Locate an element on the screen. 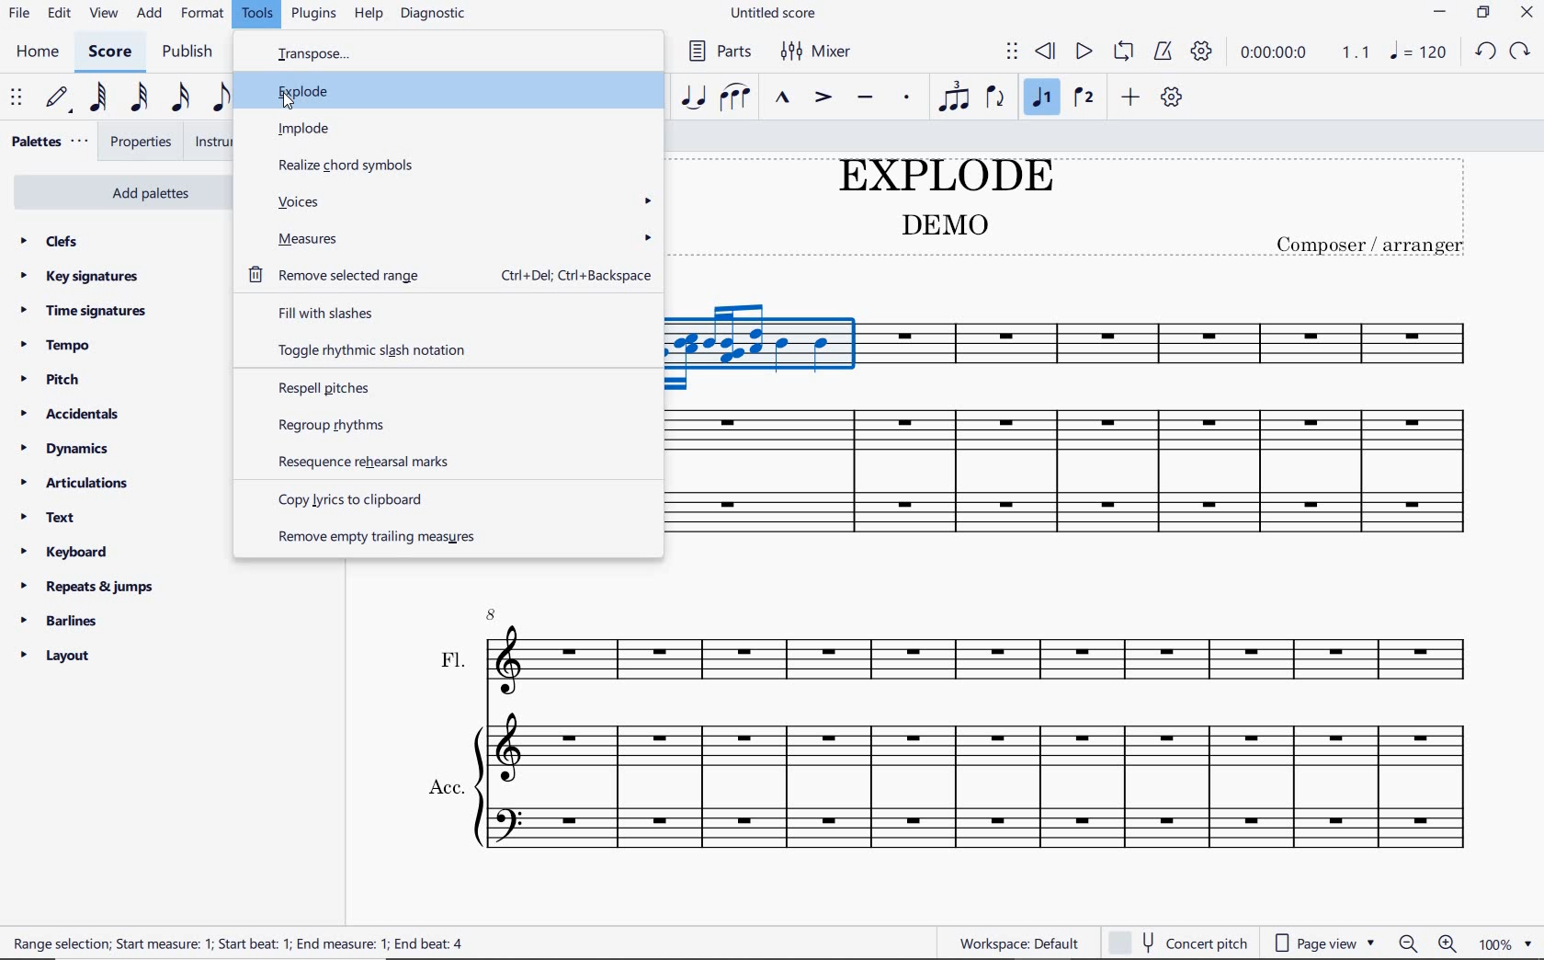  keyboard is located at coordinates (64, 553).